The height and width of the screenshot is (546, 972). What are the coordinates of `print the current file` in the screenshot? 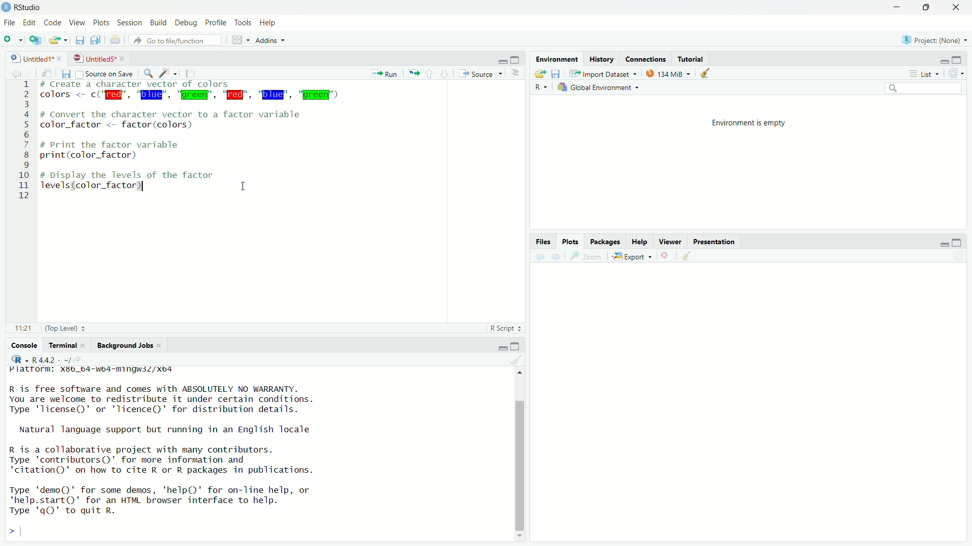 It's located at (115, 39).